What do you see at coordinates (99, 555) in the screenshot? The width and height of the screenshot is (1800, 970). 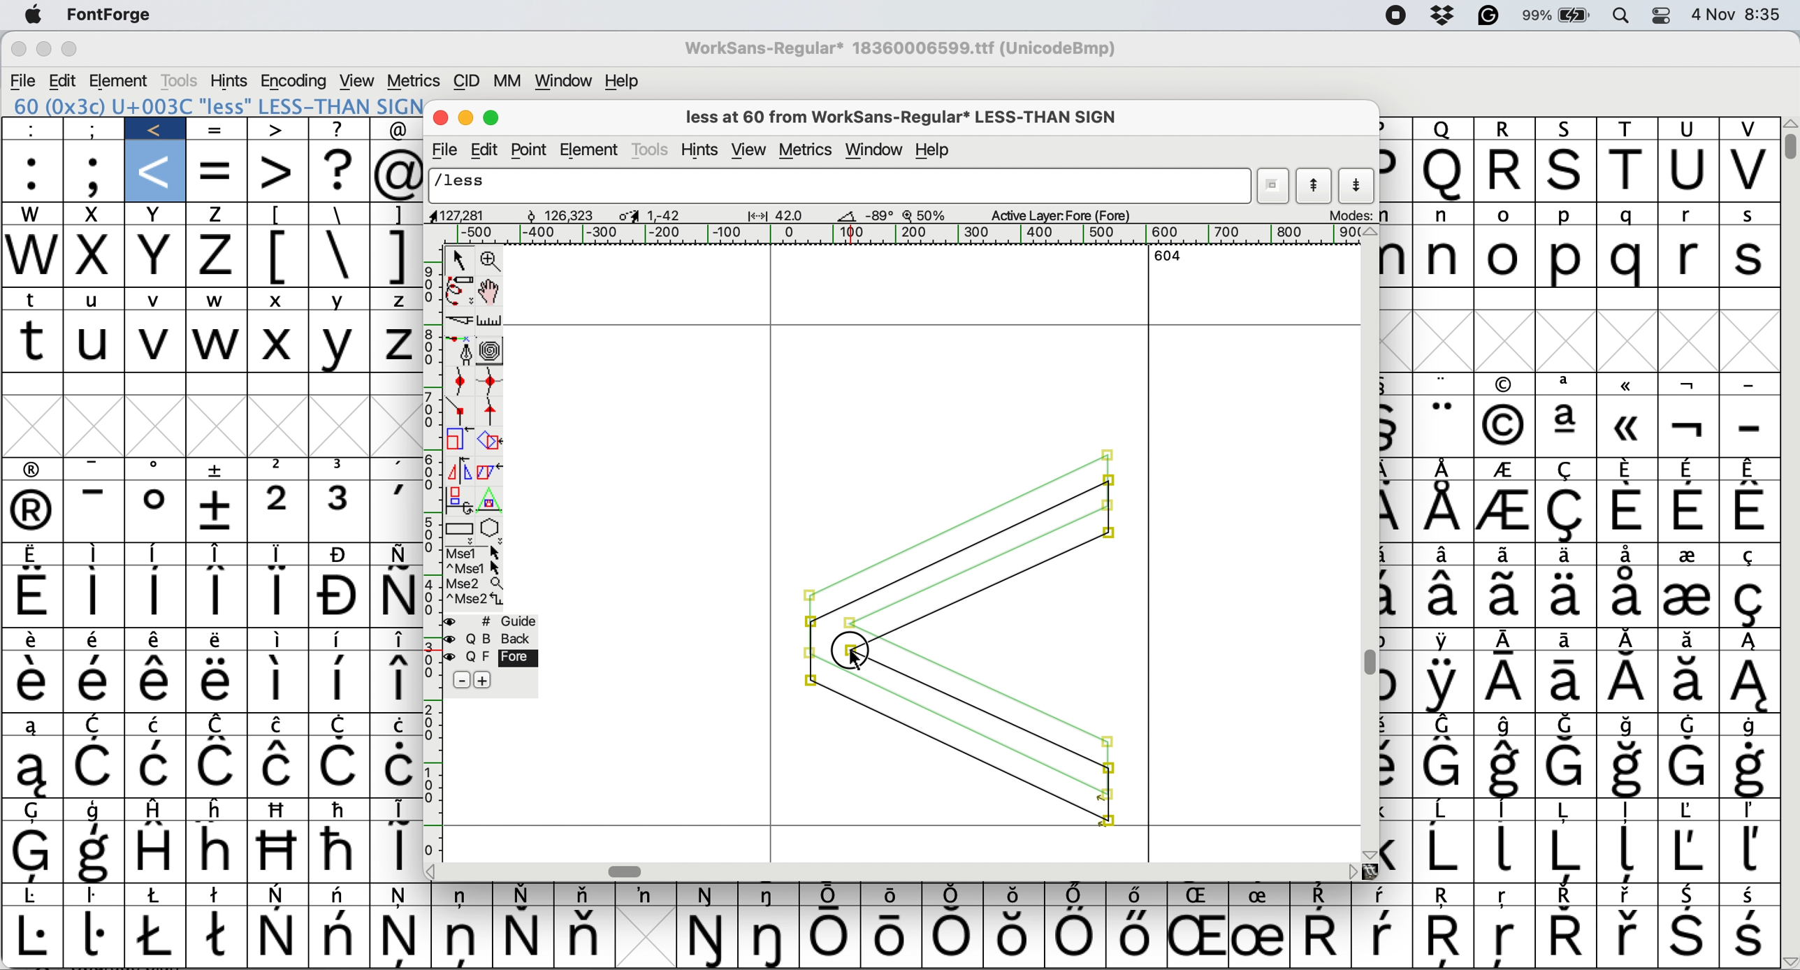 I see `Symbol` at bounding box center [99, 555].